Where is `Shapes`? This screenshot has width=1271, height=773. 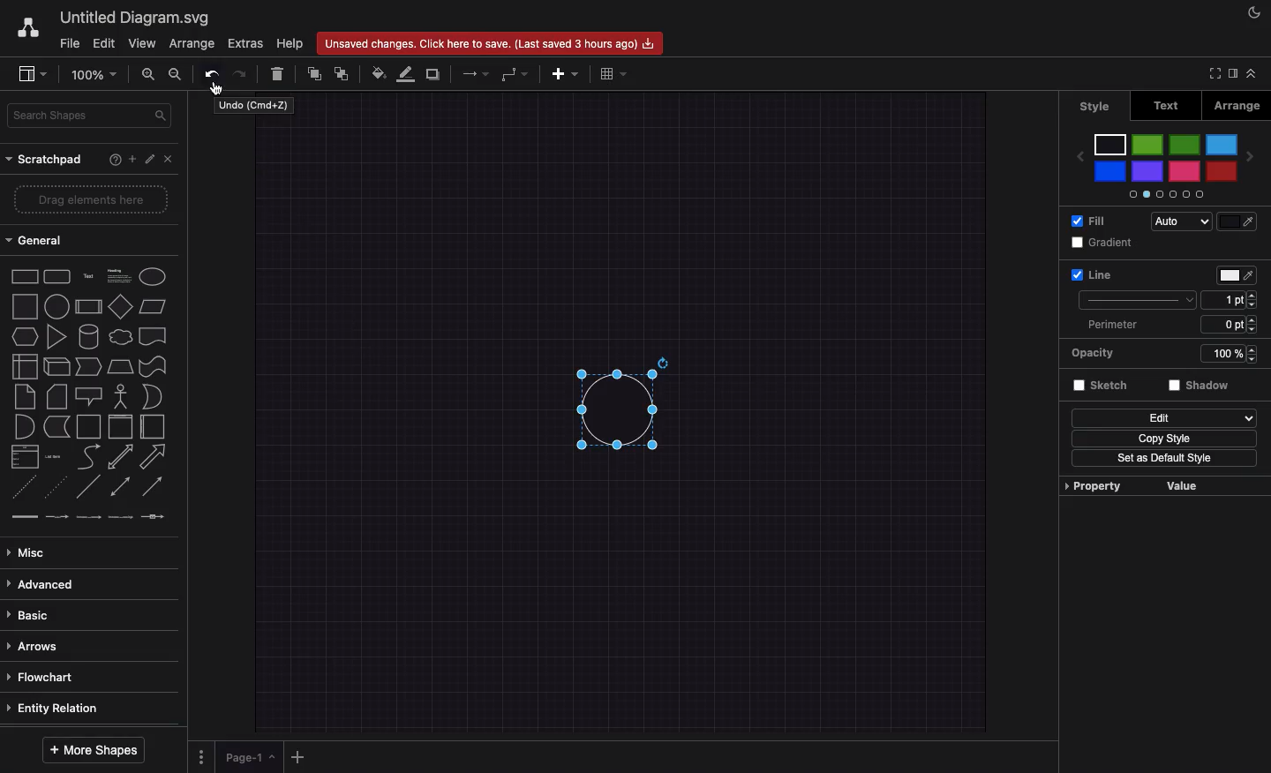
Shapes is located at coordinates (87, 398).